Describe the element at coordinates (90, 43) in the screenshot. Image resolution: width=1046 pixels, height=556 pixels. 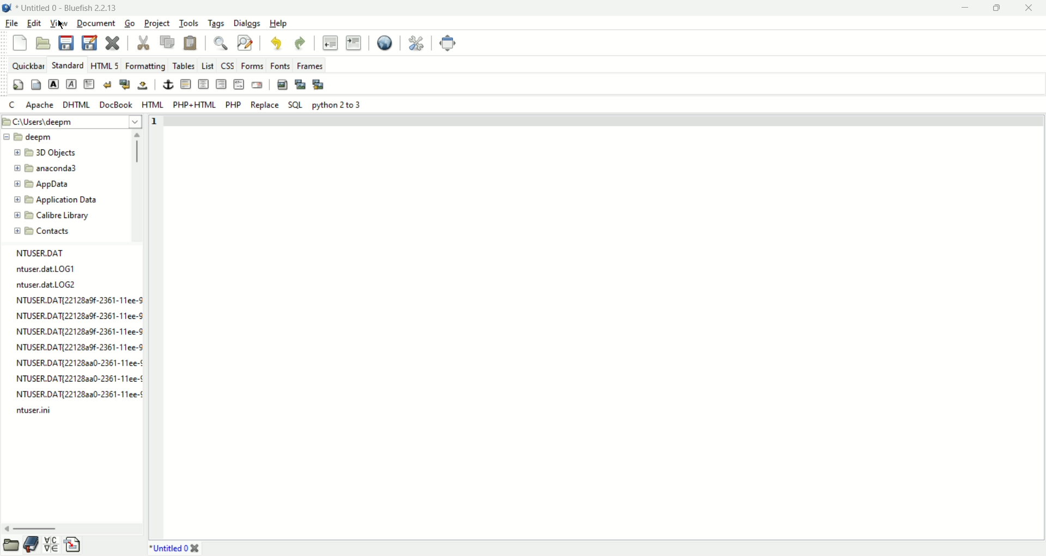
I see `save as` at that location.